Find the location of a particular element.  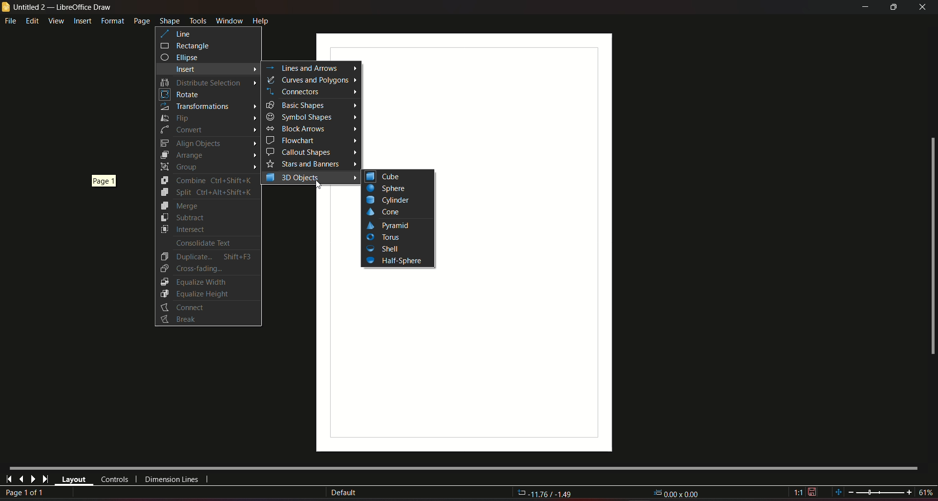

Split is located at coordinates (206, 192).